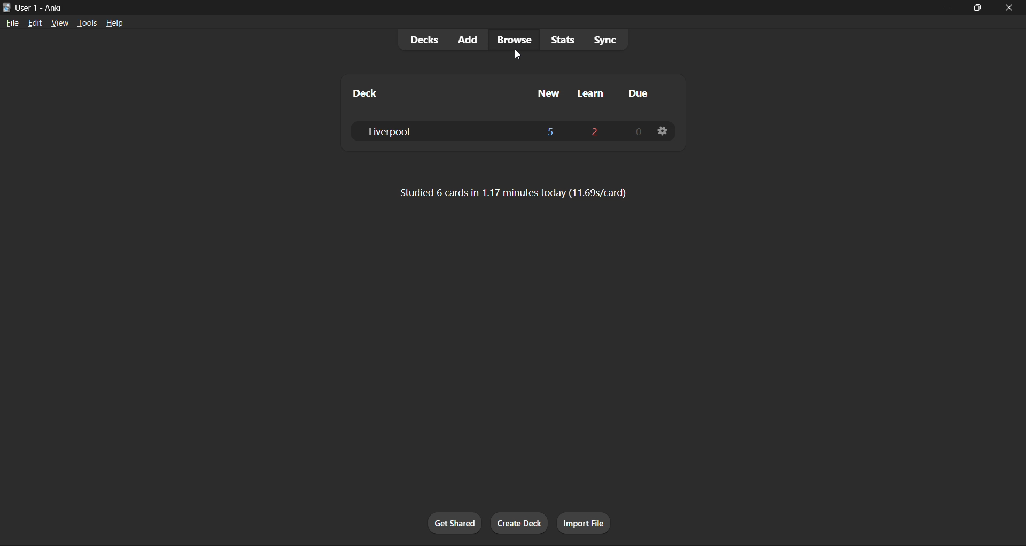  What do you see at coordinates (468, 7) in the screenshot?
I see `title bar` at bounding box center [468, 7].